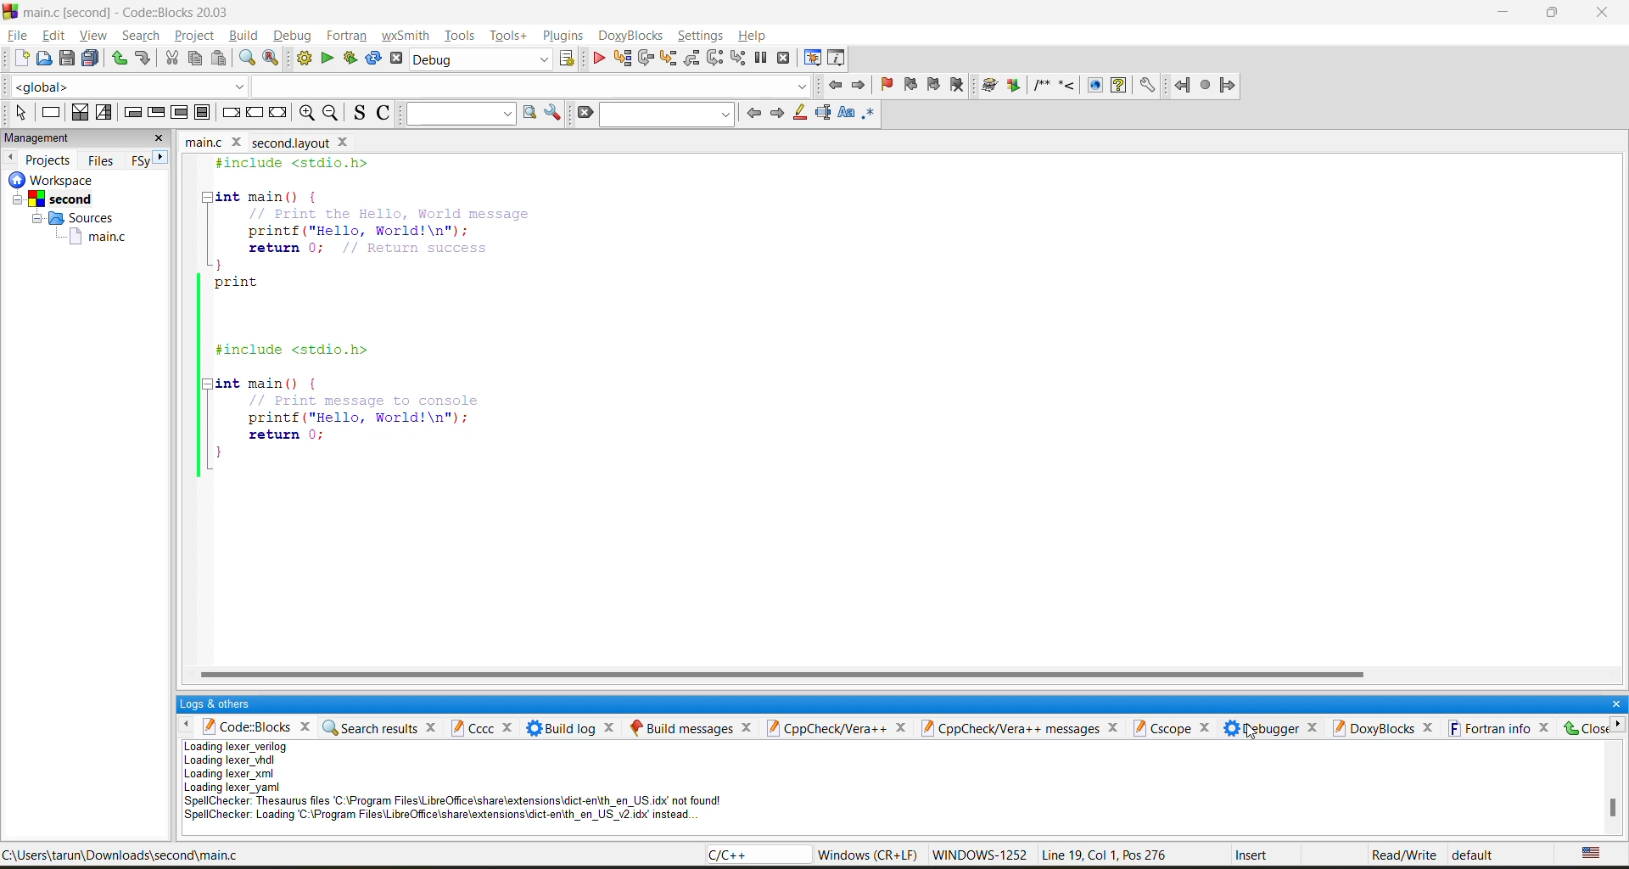 The width and height of the screenshot is (1629, 869). I want to click on fortran info, so click(1497, 727).